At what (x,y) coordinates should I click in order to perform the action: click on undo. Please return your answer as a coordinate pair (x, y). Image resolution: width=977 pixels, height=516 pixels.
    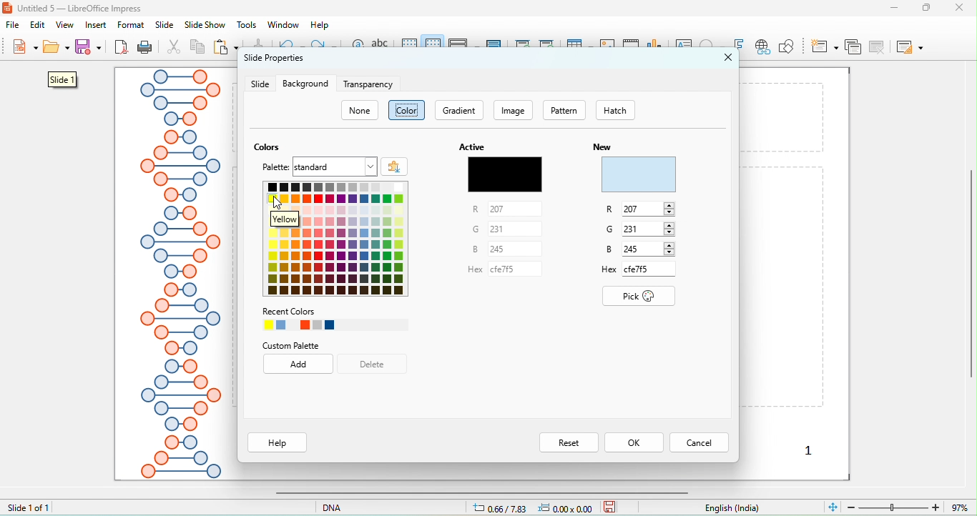
    Looking at the image, I should click on (291, 45).